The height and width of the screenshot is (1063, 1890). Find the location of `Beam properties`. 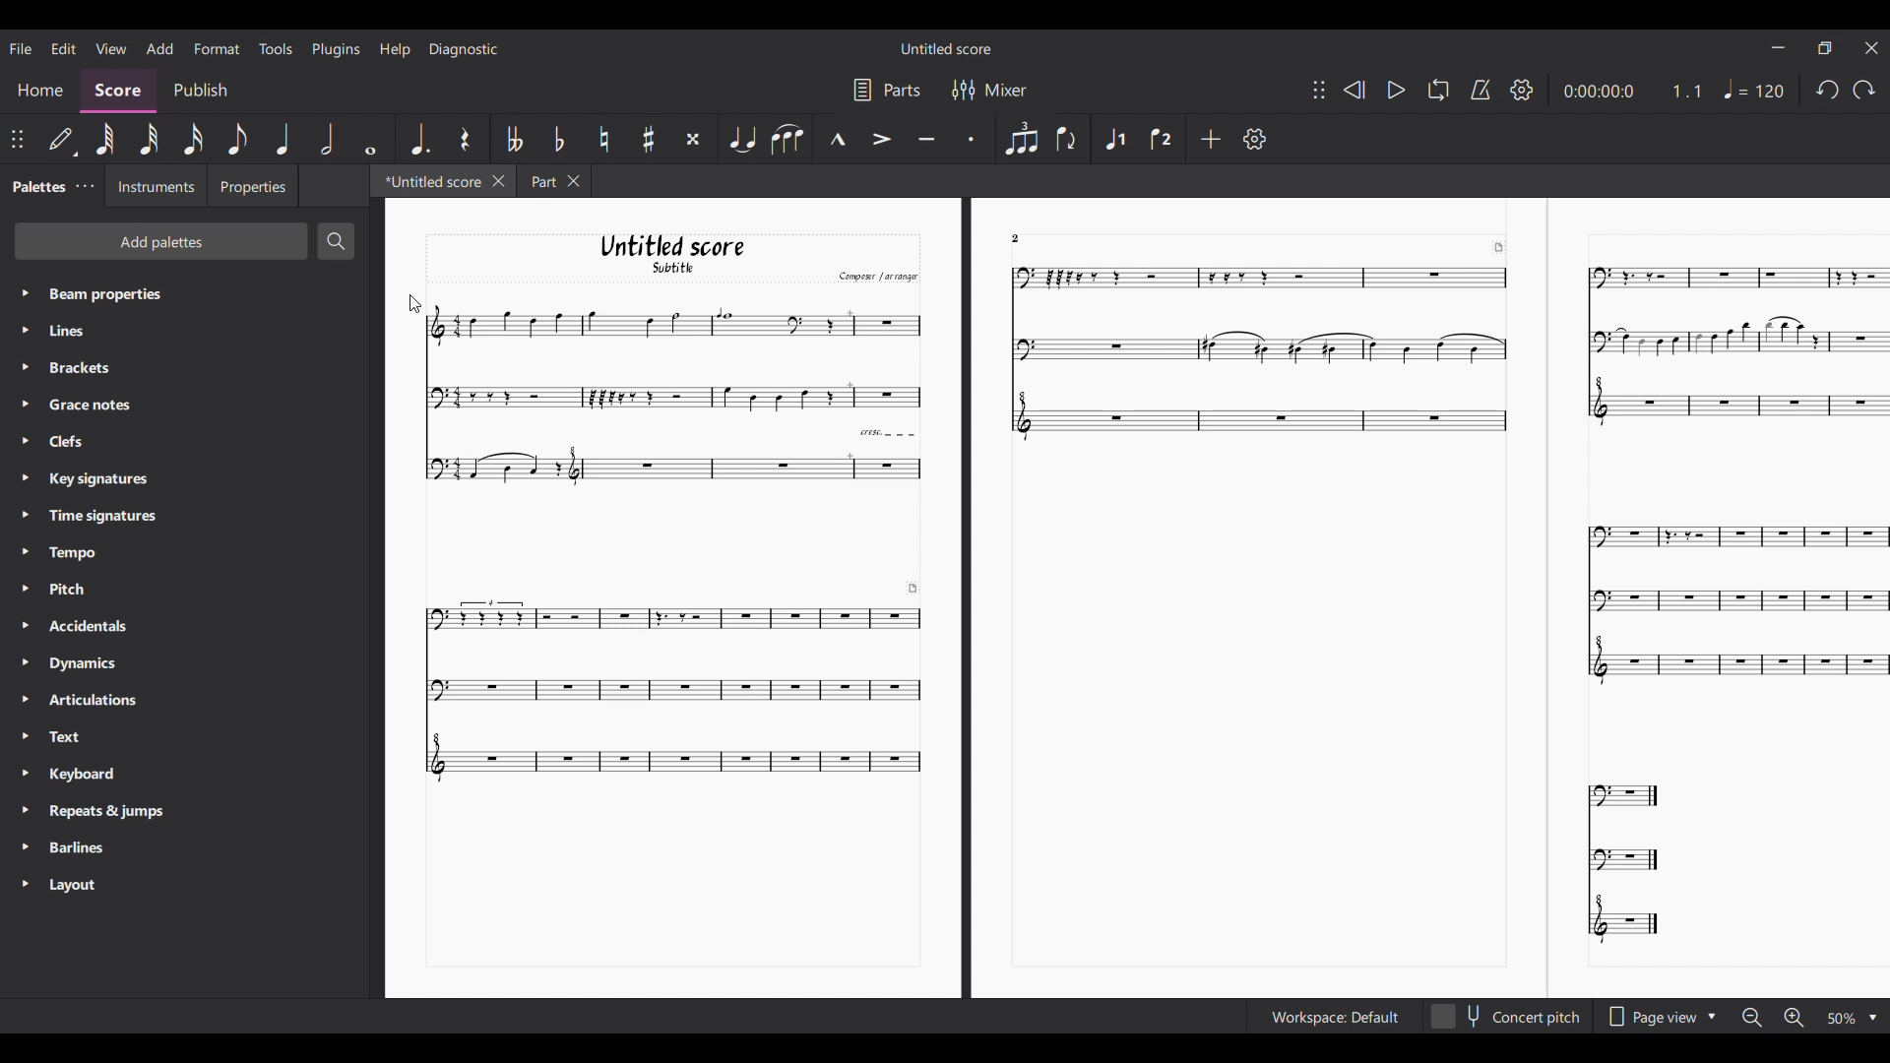

Beam properties is located at coordinates (154, 293).